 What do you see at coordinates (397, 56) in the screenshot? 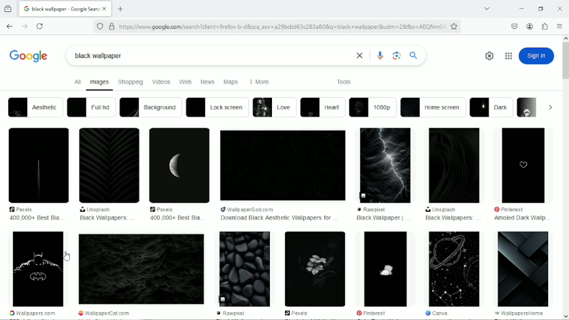
I see `search by image` at bounding box center [397, 56].